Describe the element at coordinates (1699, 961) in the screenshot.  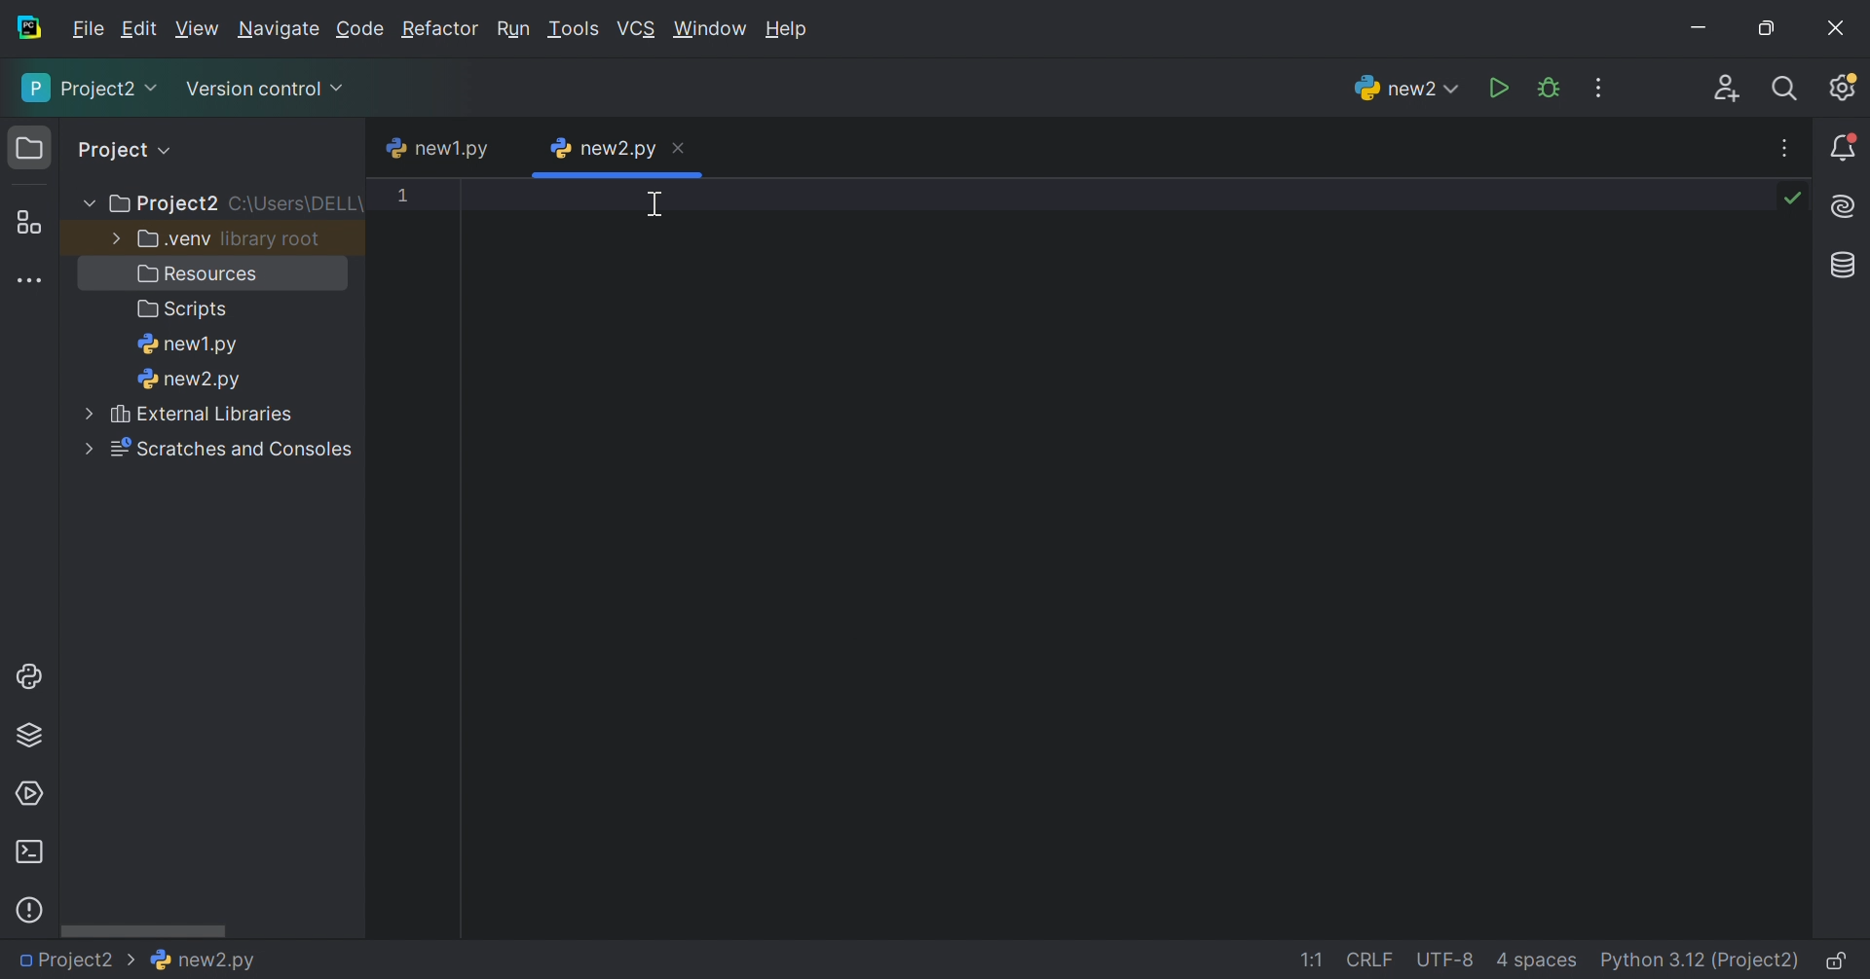
I see `Python 3.12 (Project2)` at that location.